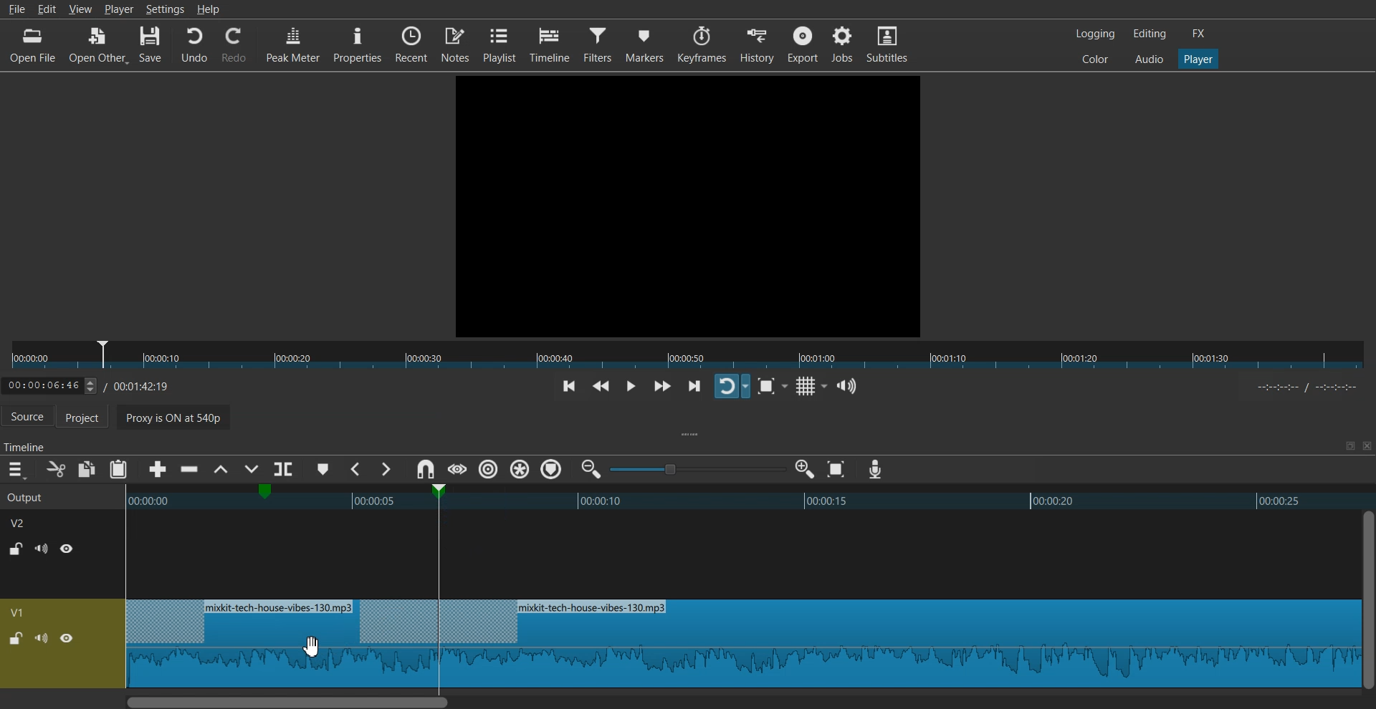 Image resolution: width=1376 pixels, height=709 pixels. Describe the element at coordinates (16, 639) in the screenshot. I see `Lock / UnLock` at that location.